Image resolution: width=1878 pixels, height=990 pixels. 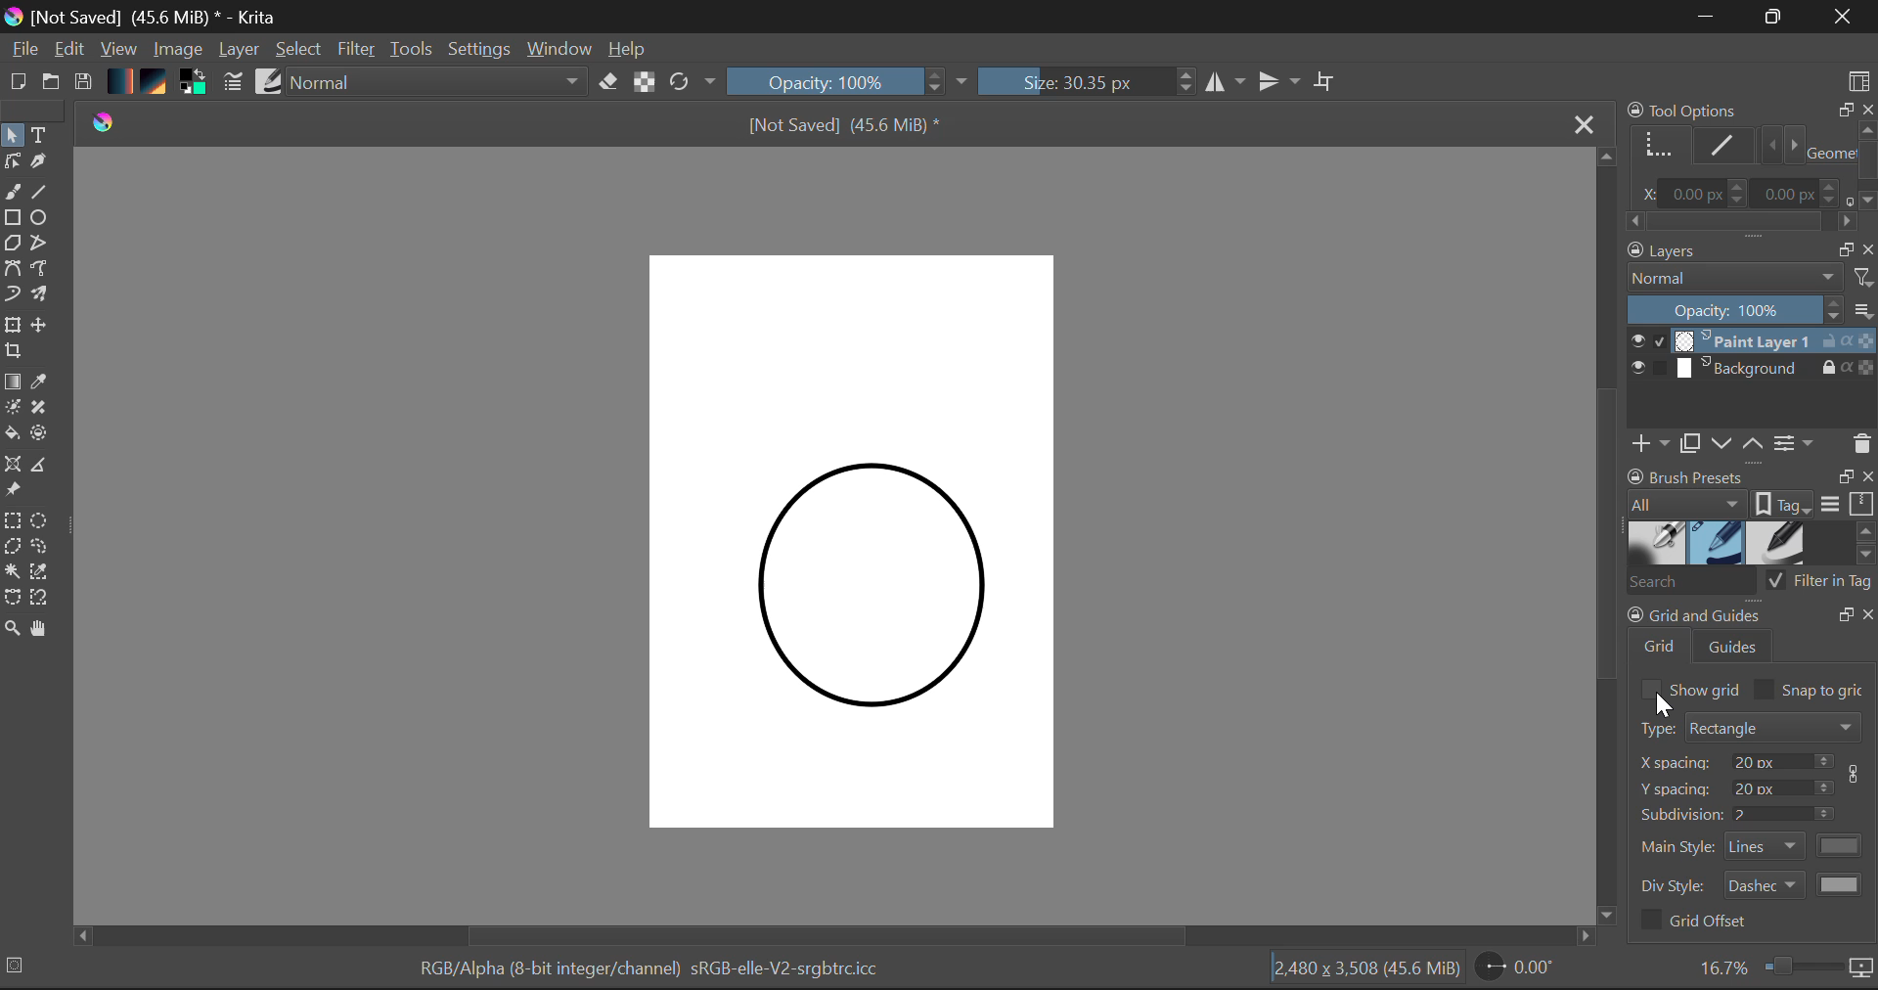 What do you see at coordinates (12, 326) in the screenshot?
I see `Transform Layer` at bounding box center [12, 326].